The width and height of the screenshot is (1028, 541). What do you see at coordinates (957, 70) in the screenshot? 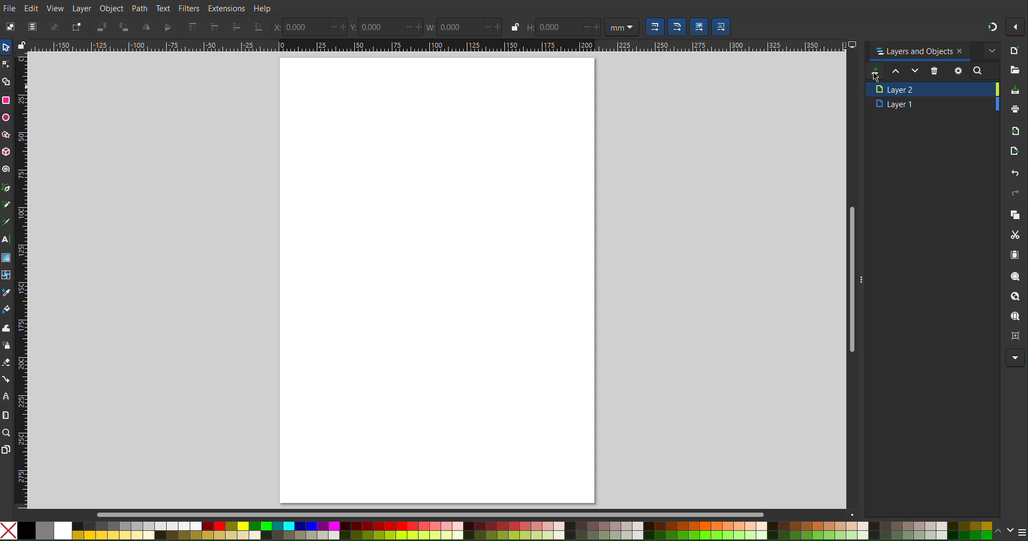
I see `Settings` at bounding box center [957, 70].